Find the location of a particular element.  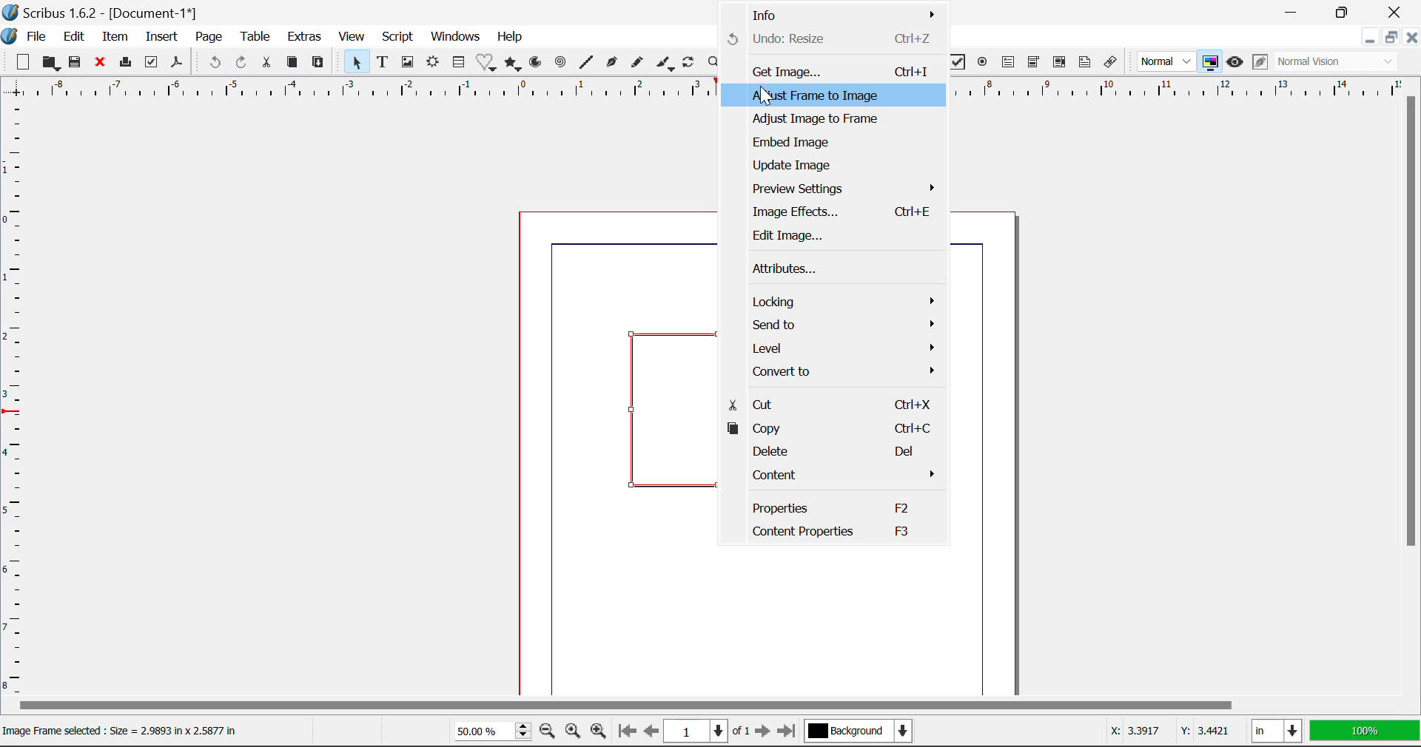

Search is located at coordinates (712, 63).